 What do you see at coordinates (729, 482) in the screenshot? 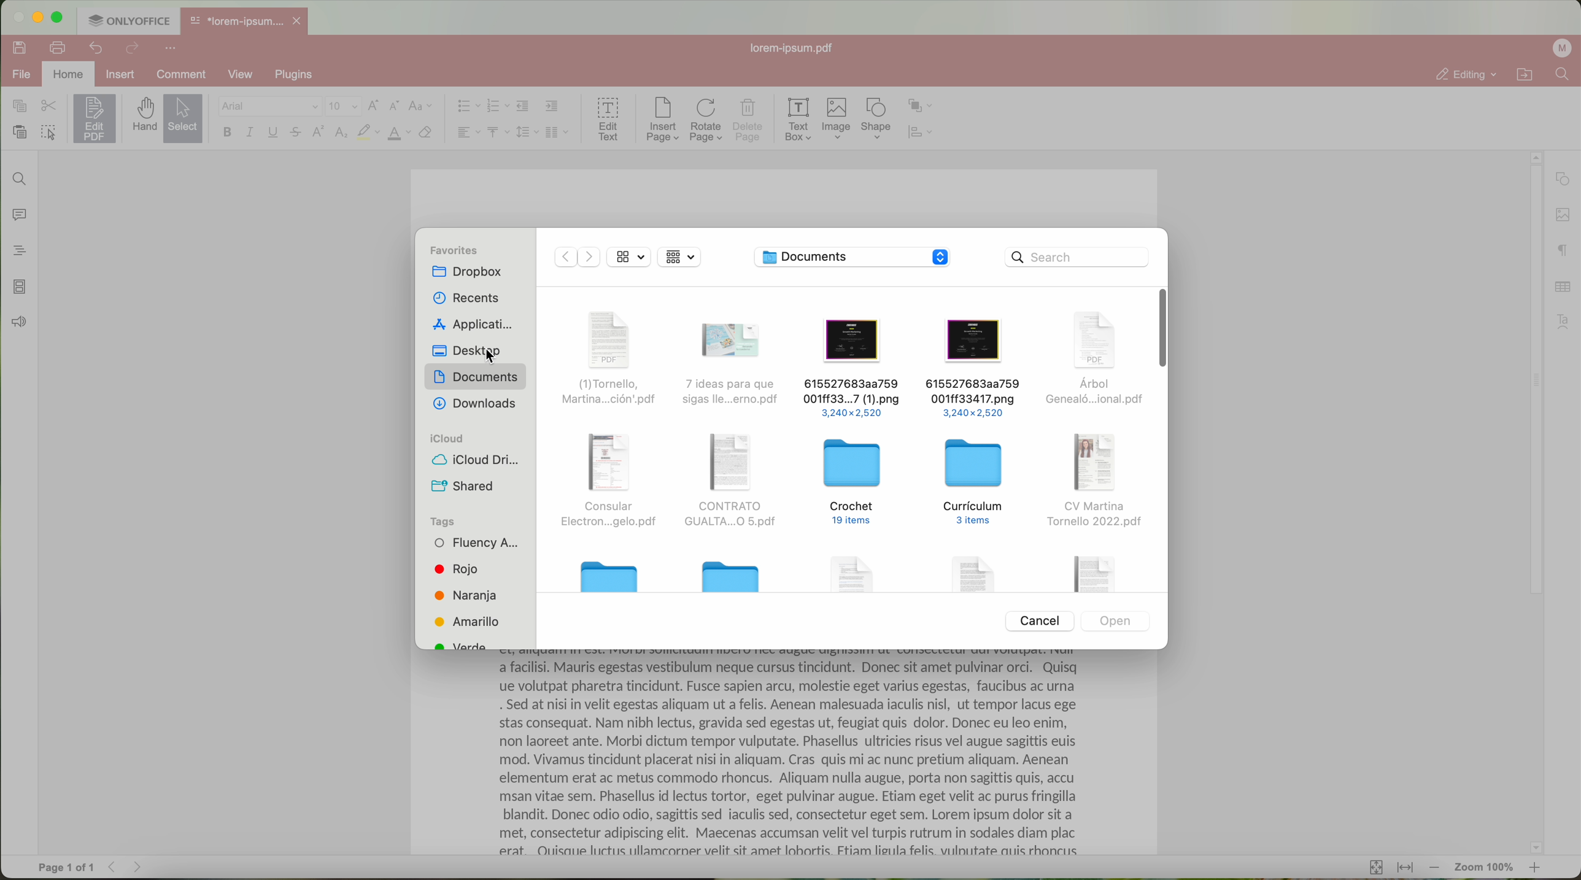
I see `CONTRATO
GUALTA...O 5.pdf` at bounding box center [729, 482].